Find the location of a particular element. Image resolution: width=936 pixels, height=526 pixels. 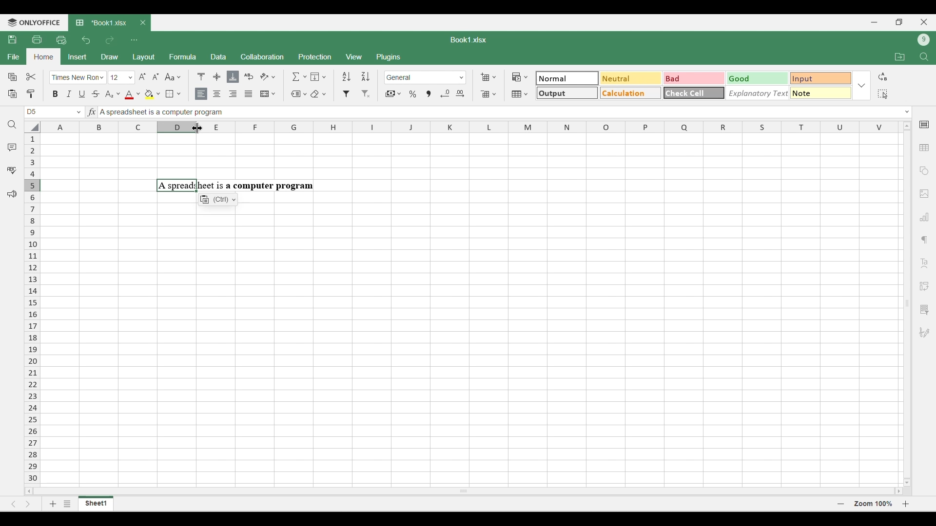

Print file is located at coordinates (37, 39).